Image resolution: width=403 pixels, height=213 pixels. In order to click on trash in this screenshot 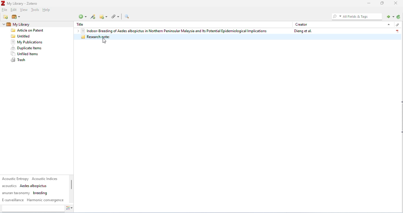, I will do `click(19, 60)`.